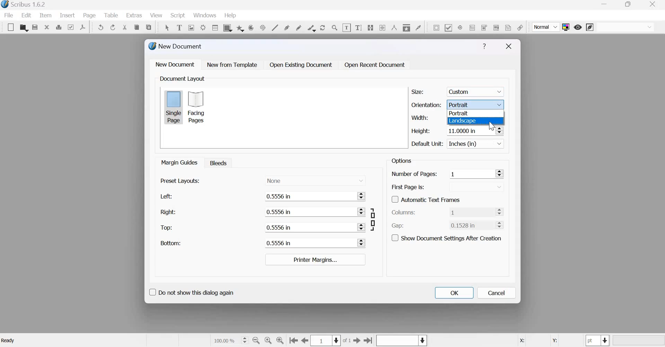 This screenshot has width=665, height=347. I want to click on close, so click(47, 27).